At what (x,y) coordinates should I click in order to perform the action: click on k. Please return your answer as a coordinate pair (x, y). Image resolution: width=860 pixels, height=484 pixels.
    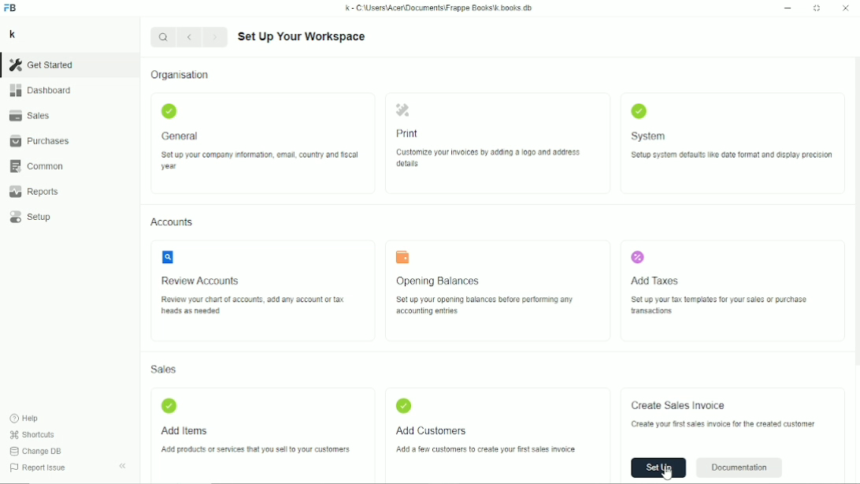
    Looking at the image, I should click on (12, 34).